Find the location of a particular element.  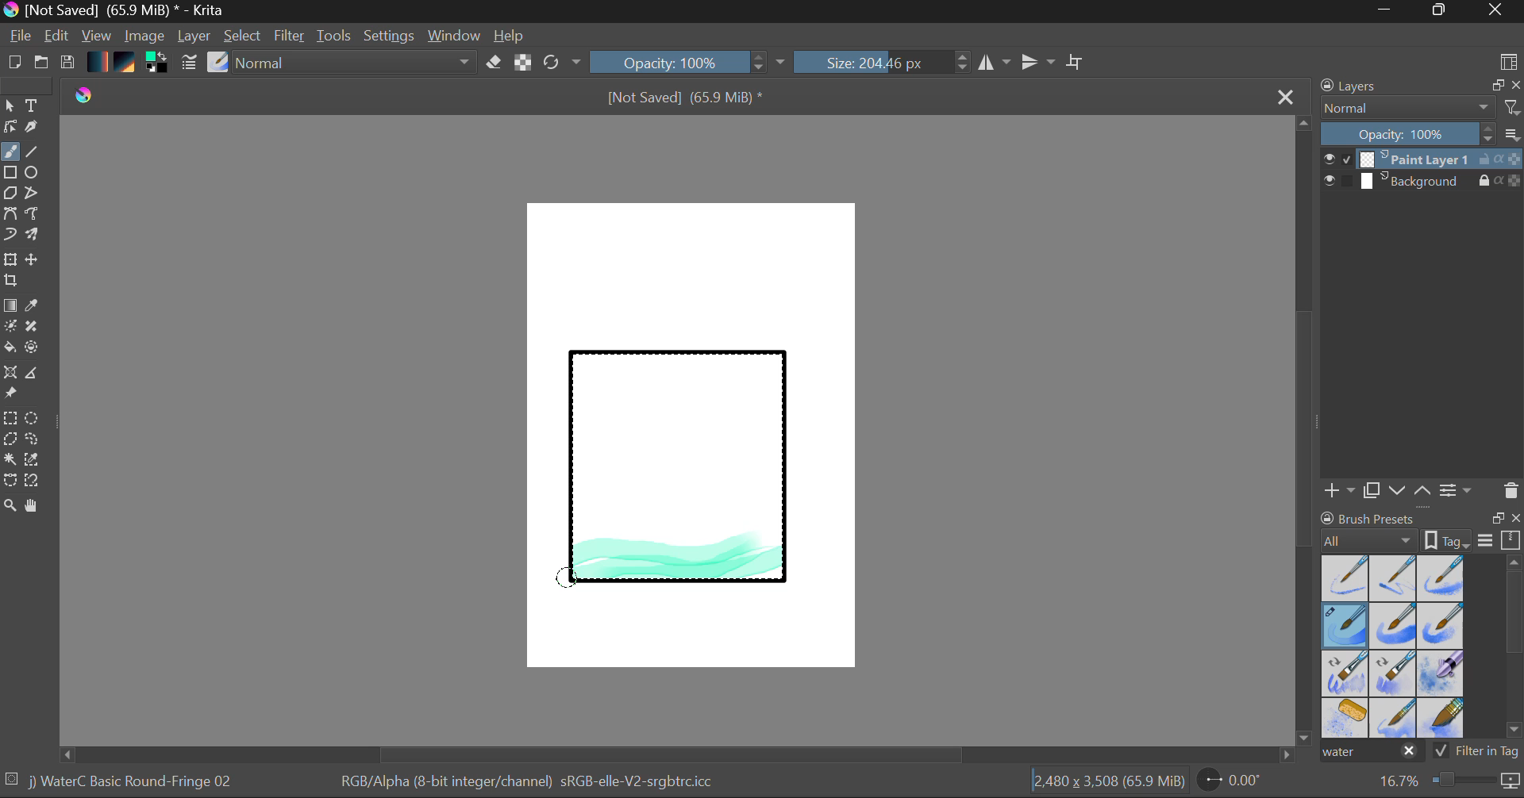

Brush Selected is located at coordinates (1346, 627).